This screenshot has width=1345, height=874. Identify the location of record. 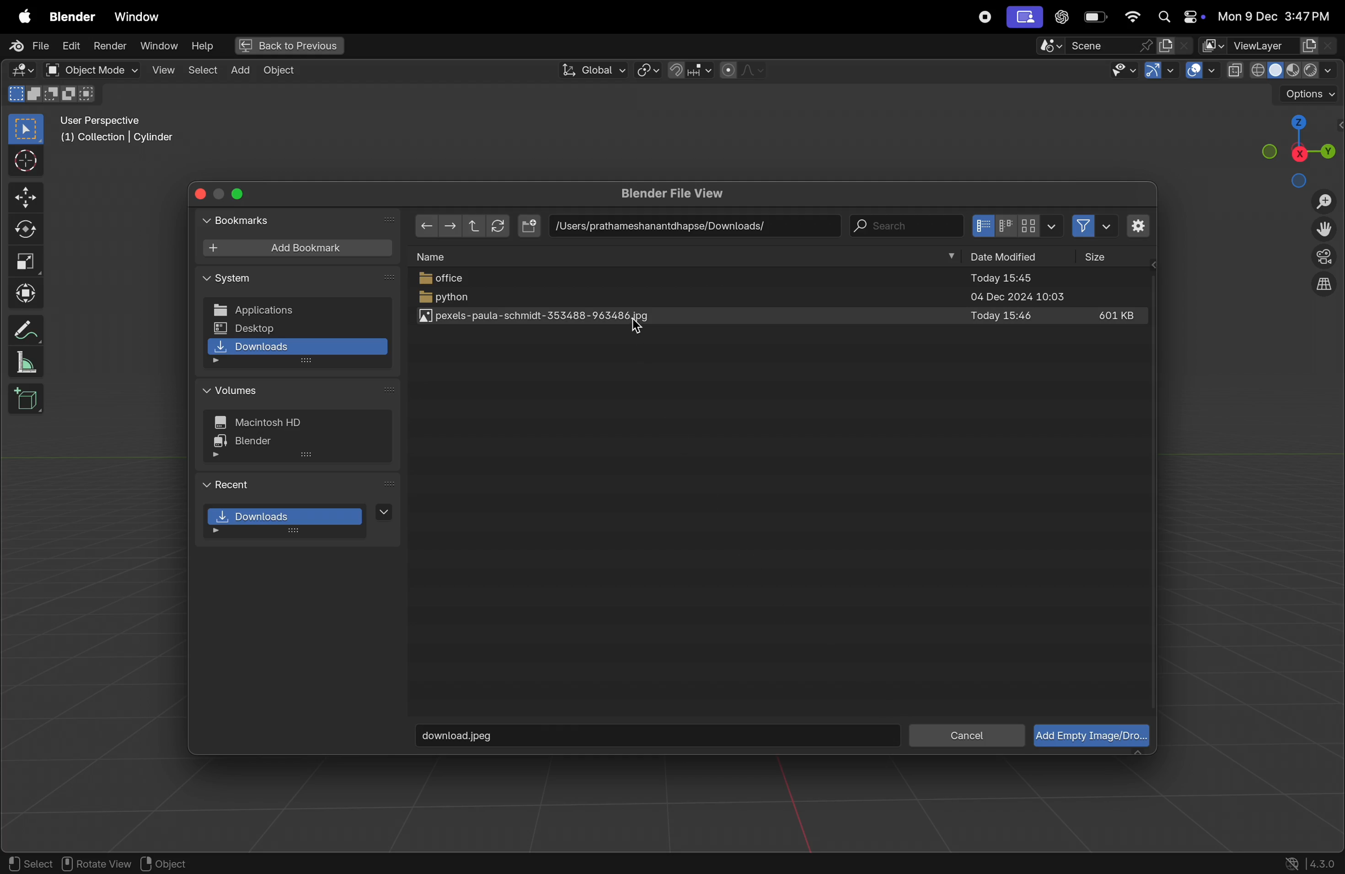
(982, 17).